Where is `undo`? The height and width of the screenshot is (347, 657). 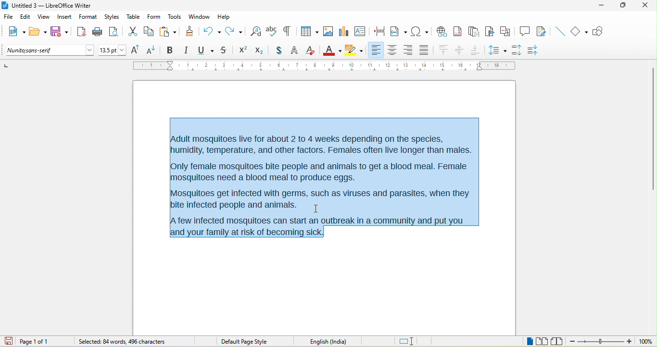 undo is located at coordinates (212, 30).